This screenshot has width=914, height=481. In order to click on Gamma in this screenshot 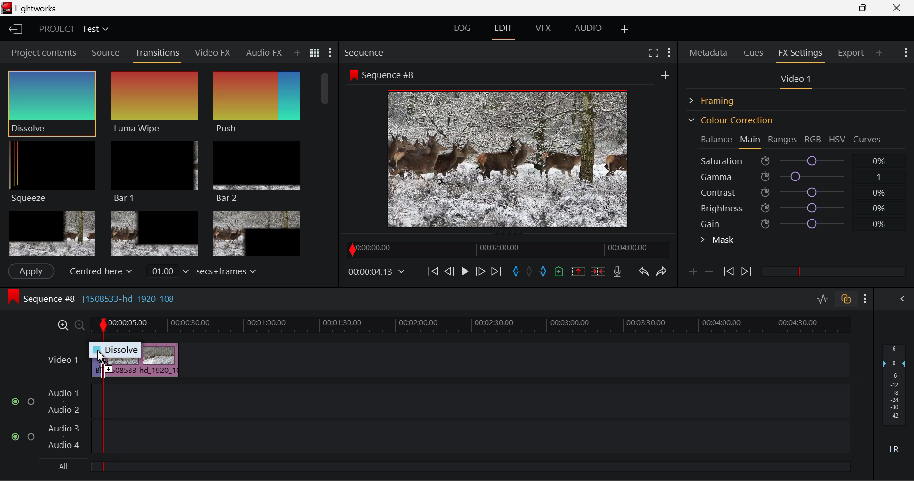, I will do `click(798, 177)`.